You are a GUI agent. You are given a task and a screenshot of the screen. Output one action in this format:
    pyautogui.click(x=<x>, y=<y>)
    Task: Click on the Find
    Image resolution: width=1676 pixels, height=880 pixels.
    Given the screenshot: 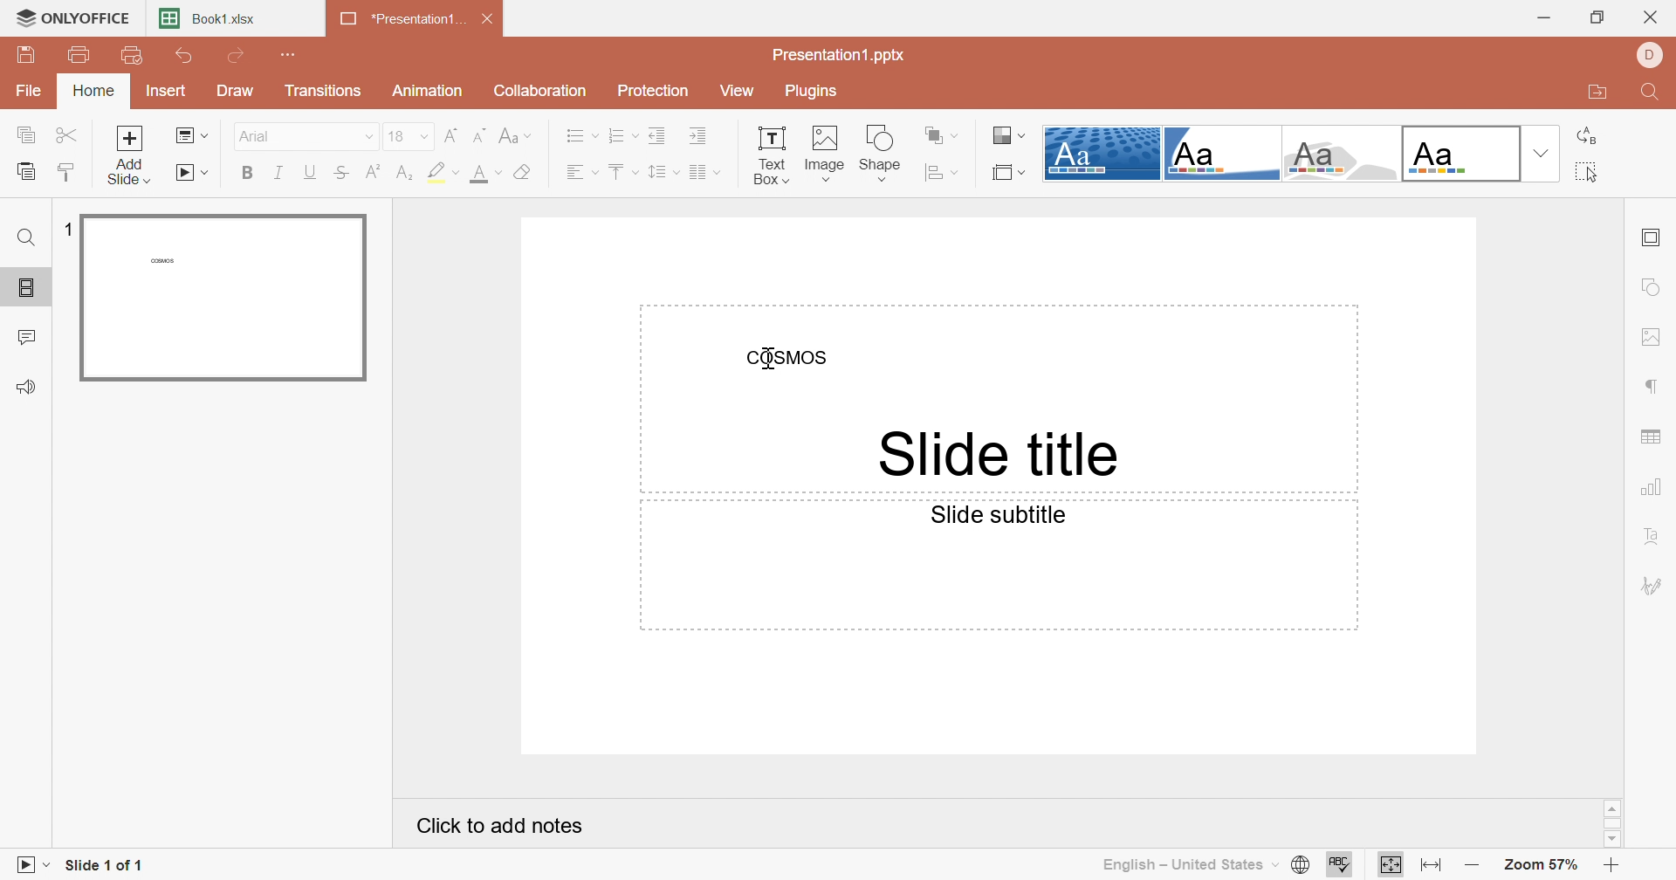 What is the action you would take?
    pyautogui.click(x=1653, y=95)
    